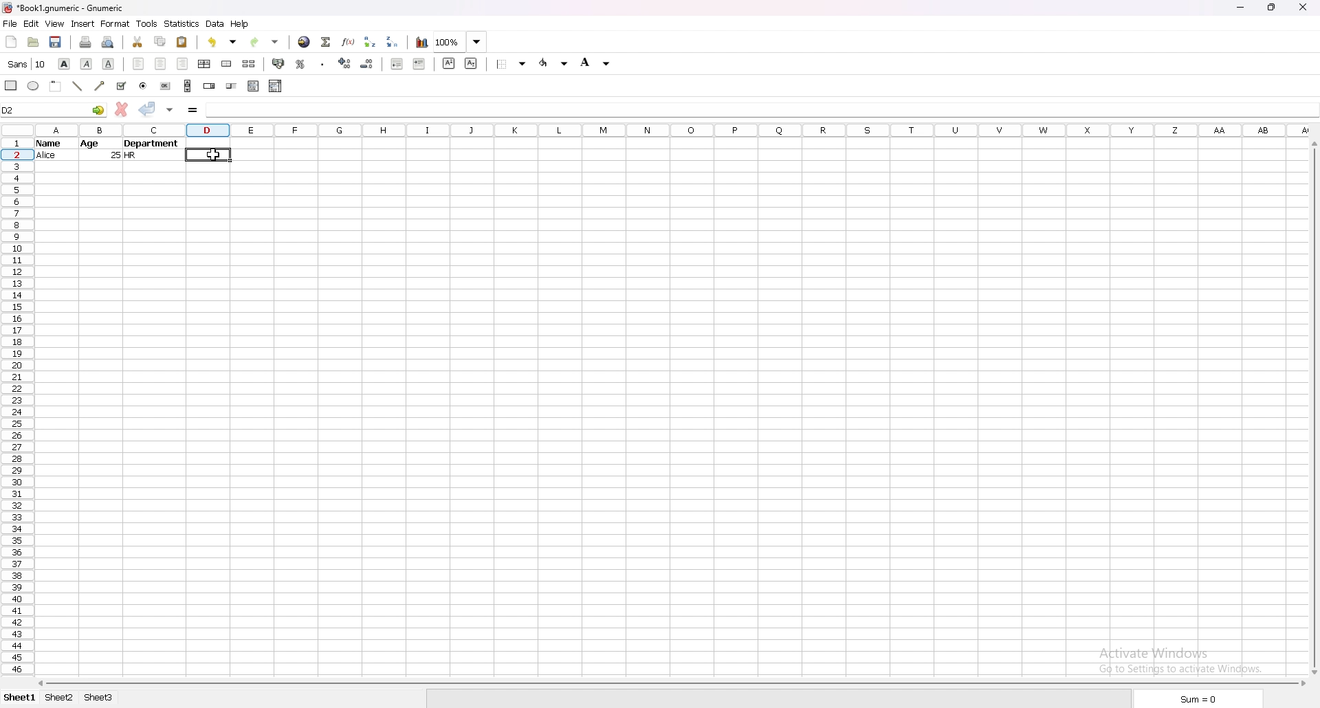  I want to click on redo, so click(265, 43).